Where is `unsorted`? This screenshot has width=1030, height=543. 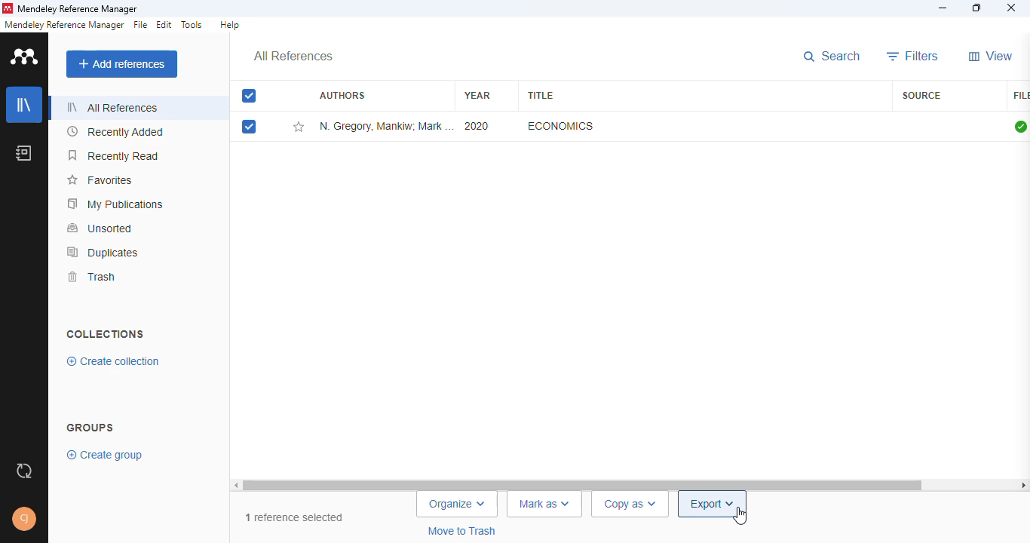 unsorted is located at coordinates (101, 228).